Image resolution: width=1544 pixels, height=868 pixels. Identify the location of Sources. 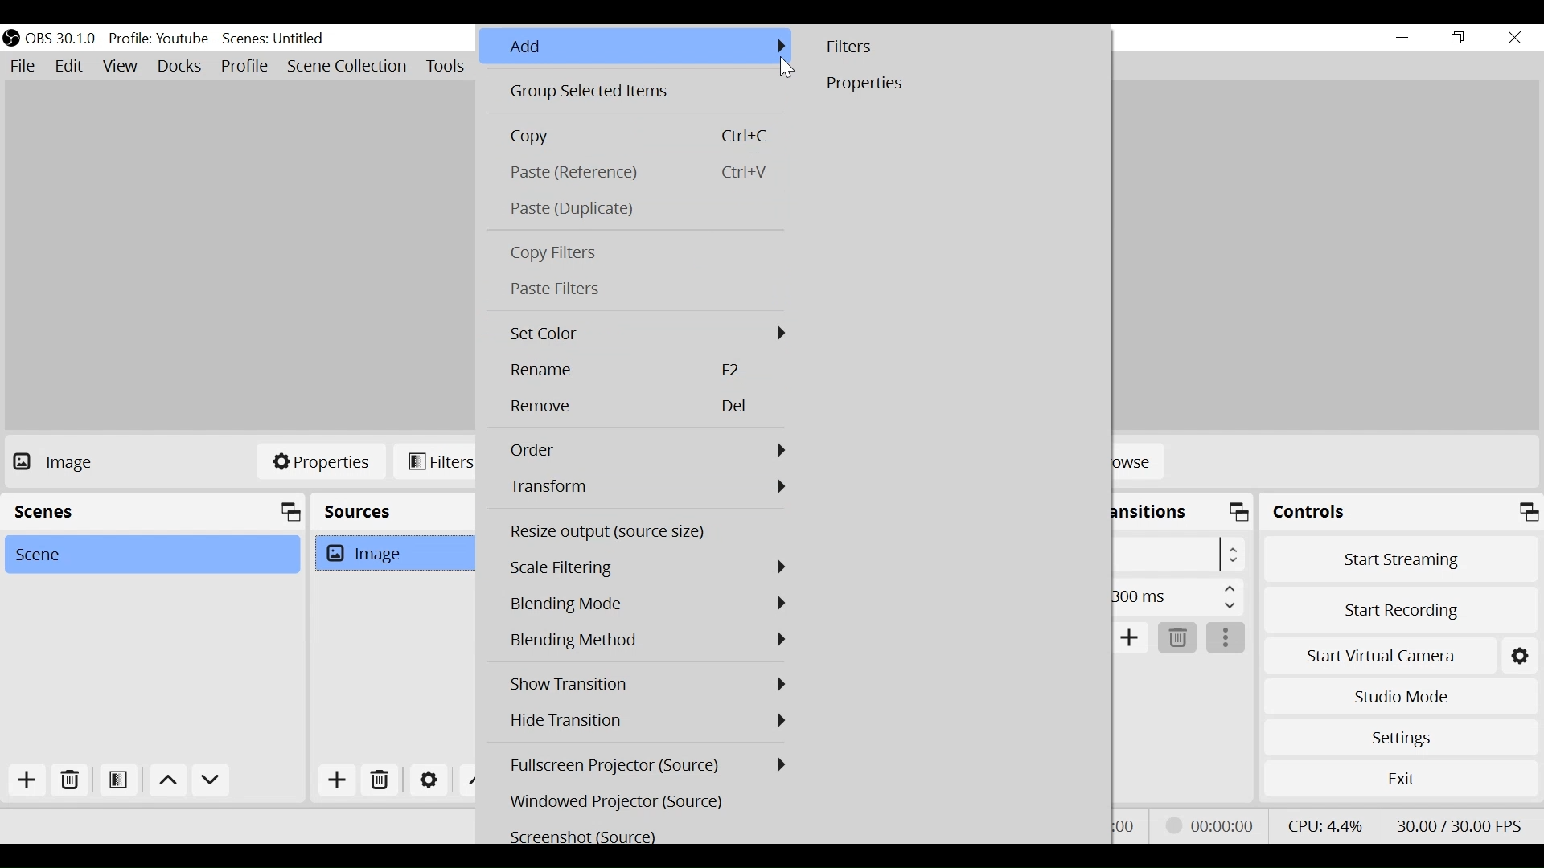
(385, 514).